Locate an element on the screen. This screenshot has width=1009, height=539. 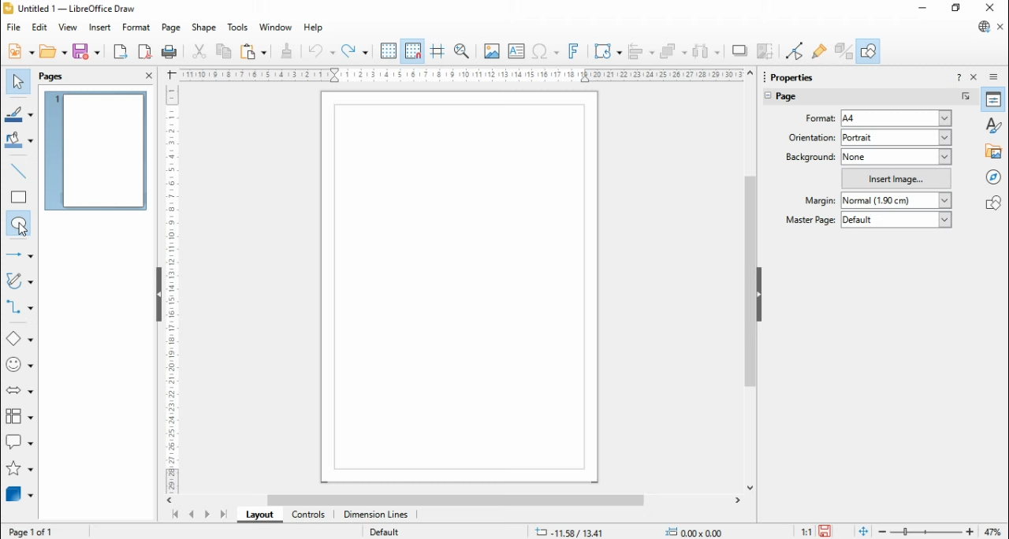
close windo is located at coordinates (992, 9).